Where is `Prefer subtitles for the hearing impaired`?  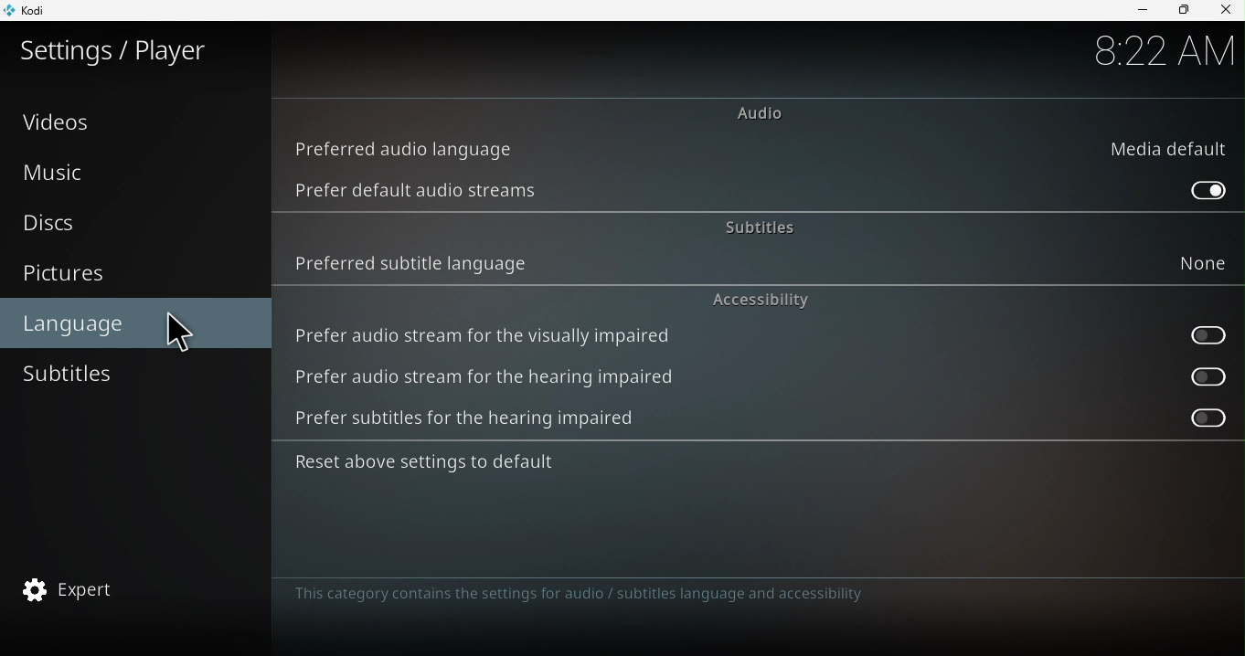 Prefer subtitles for the hearing impaired is located at coordinates (1192, 418).